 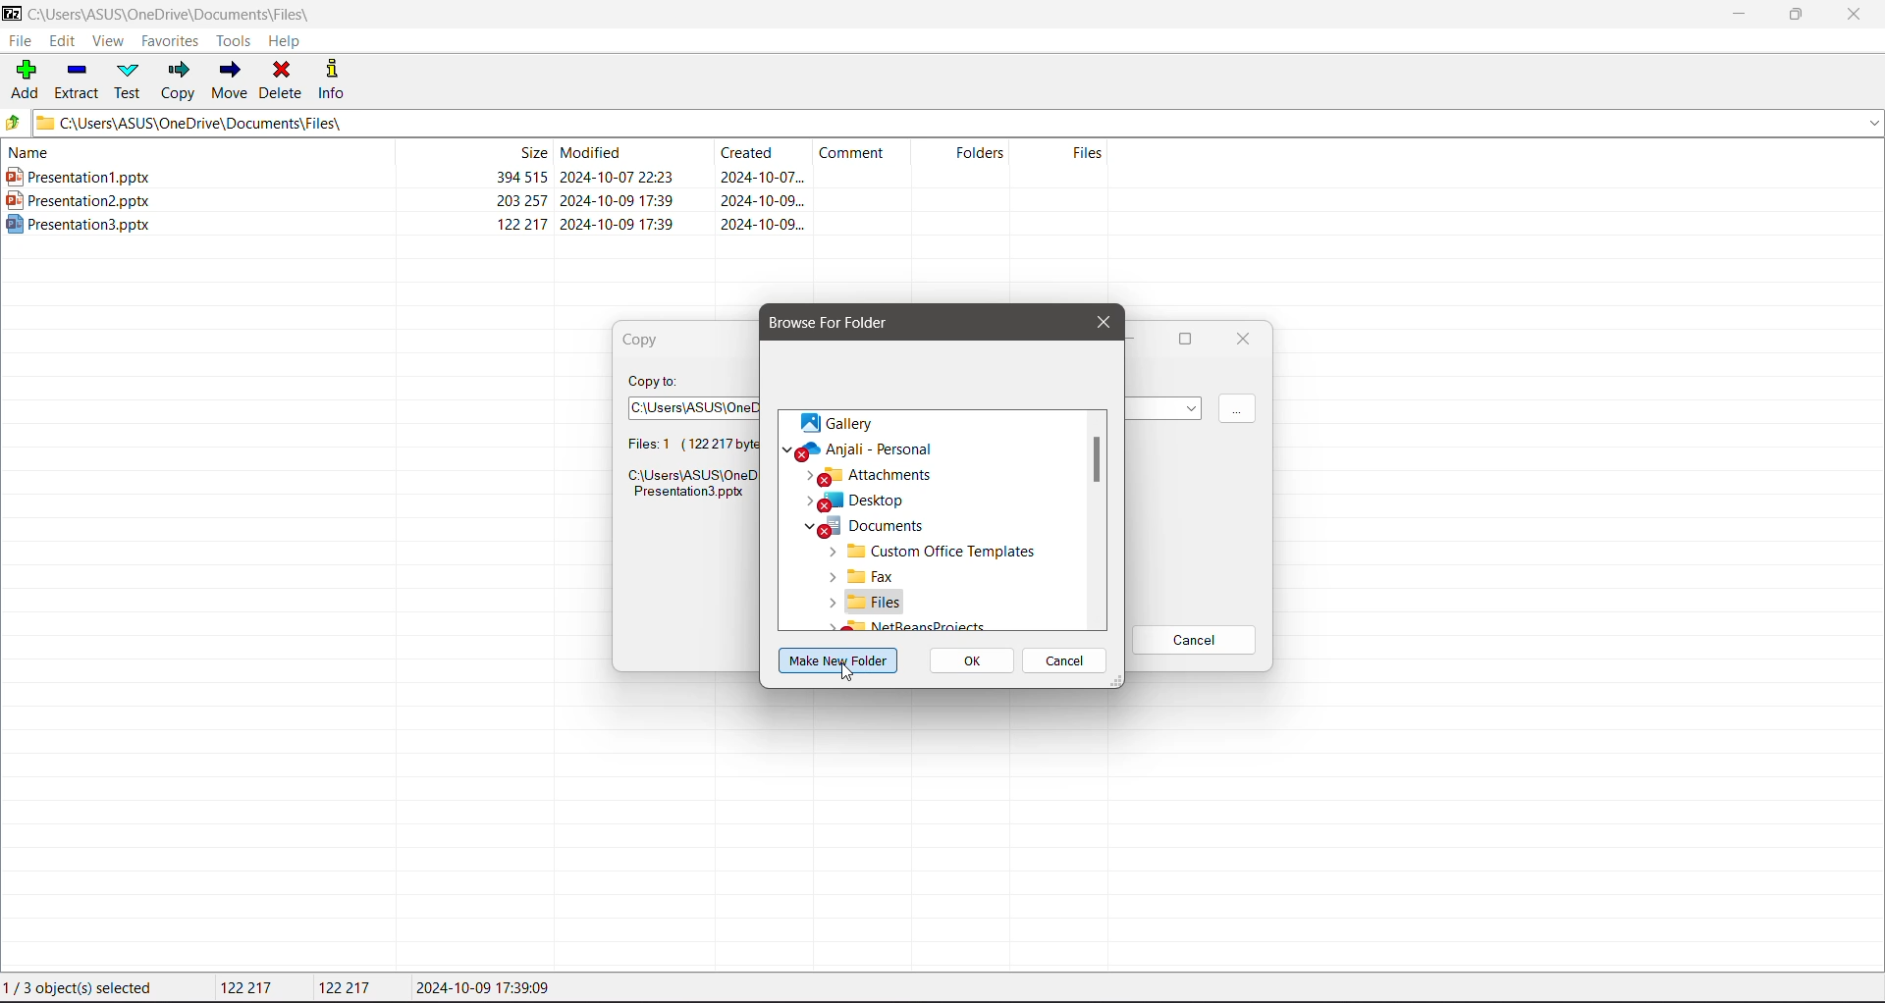 I want to click on Add, so click(x=27, y=79).